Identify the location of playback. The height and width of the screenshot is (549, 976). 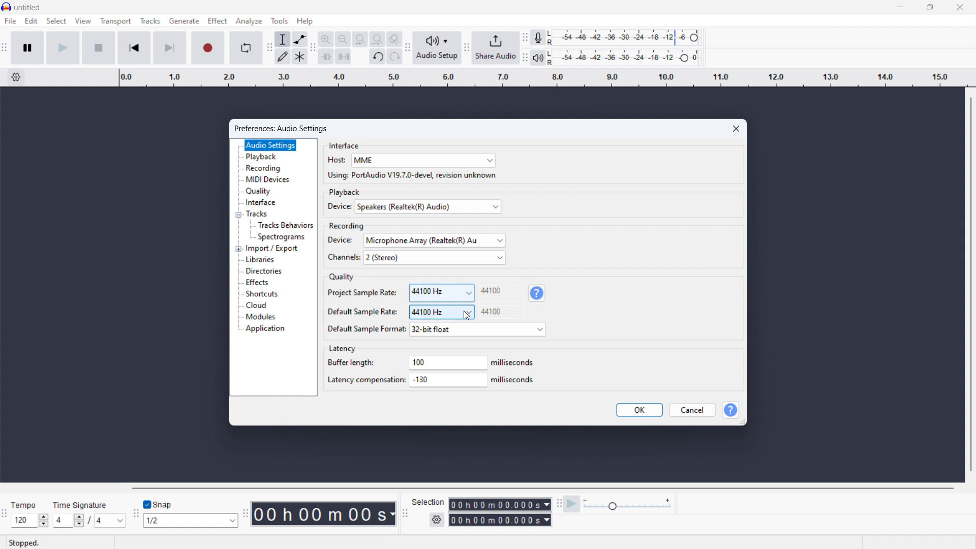
(346, 192).